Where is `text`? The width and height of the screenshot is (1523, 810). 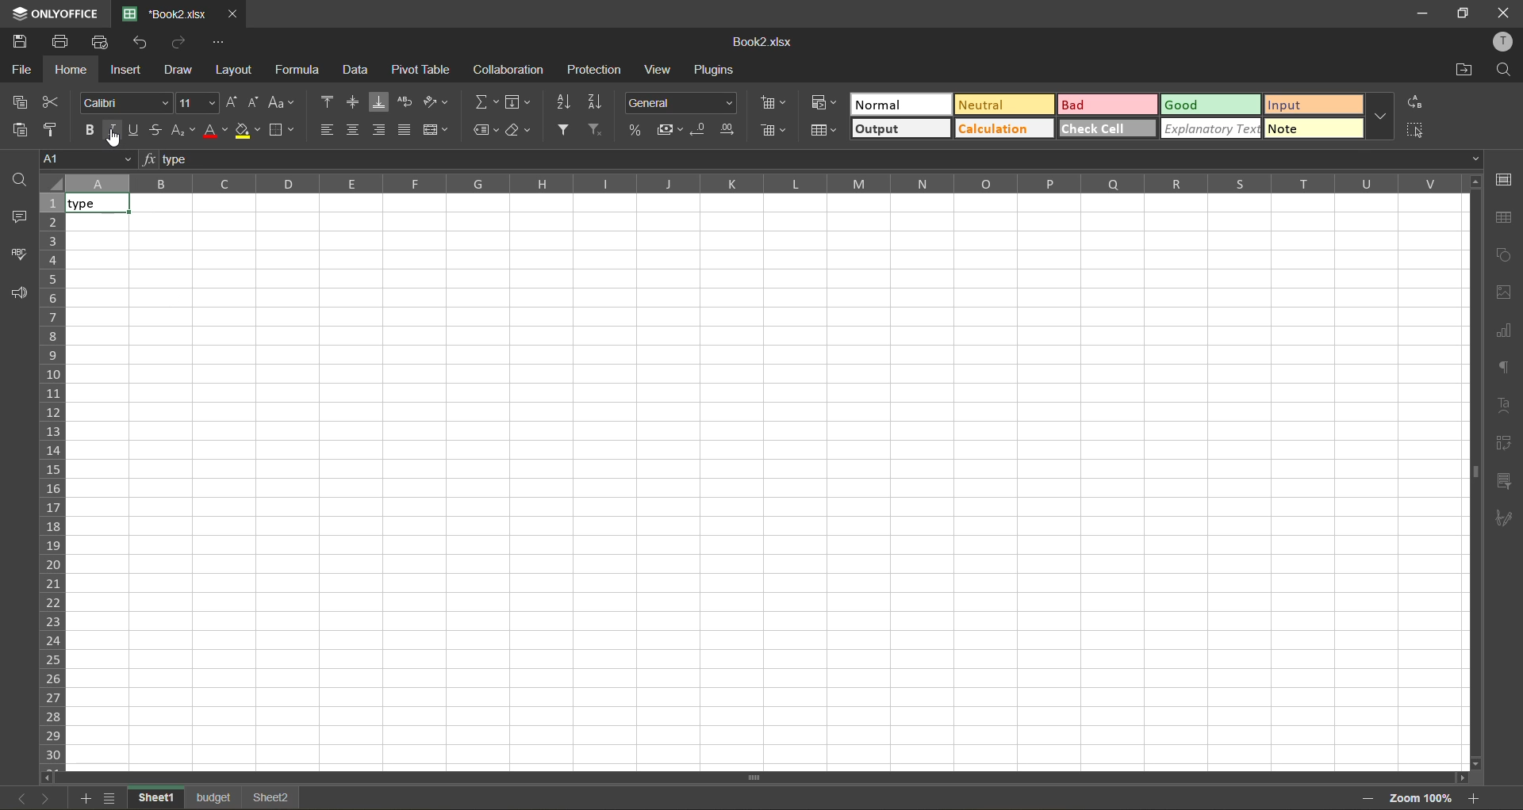
text is located at coordinates (1506, 406).